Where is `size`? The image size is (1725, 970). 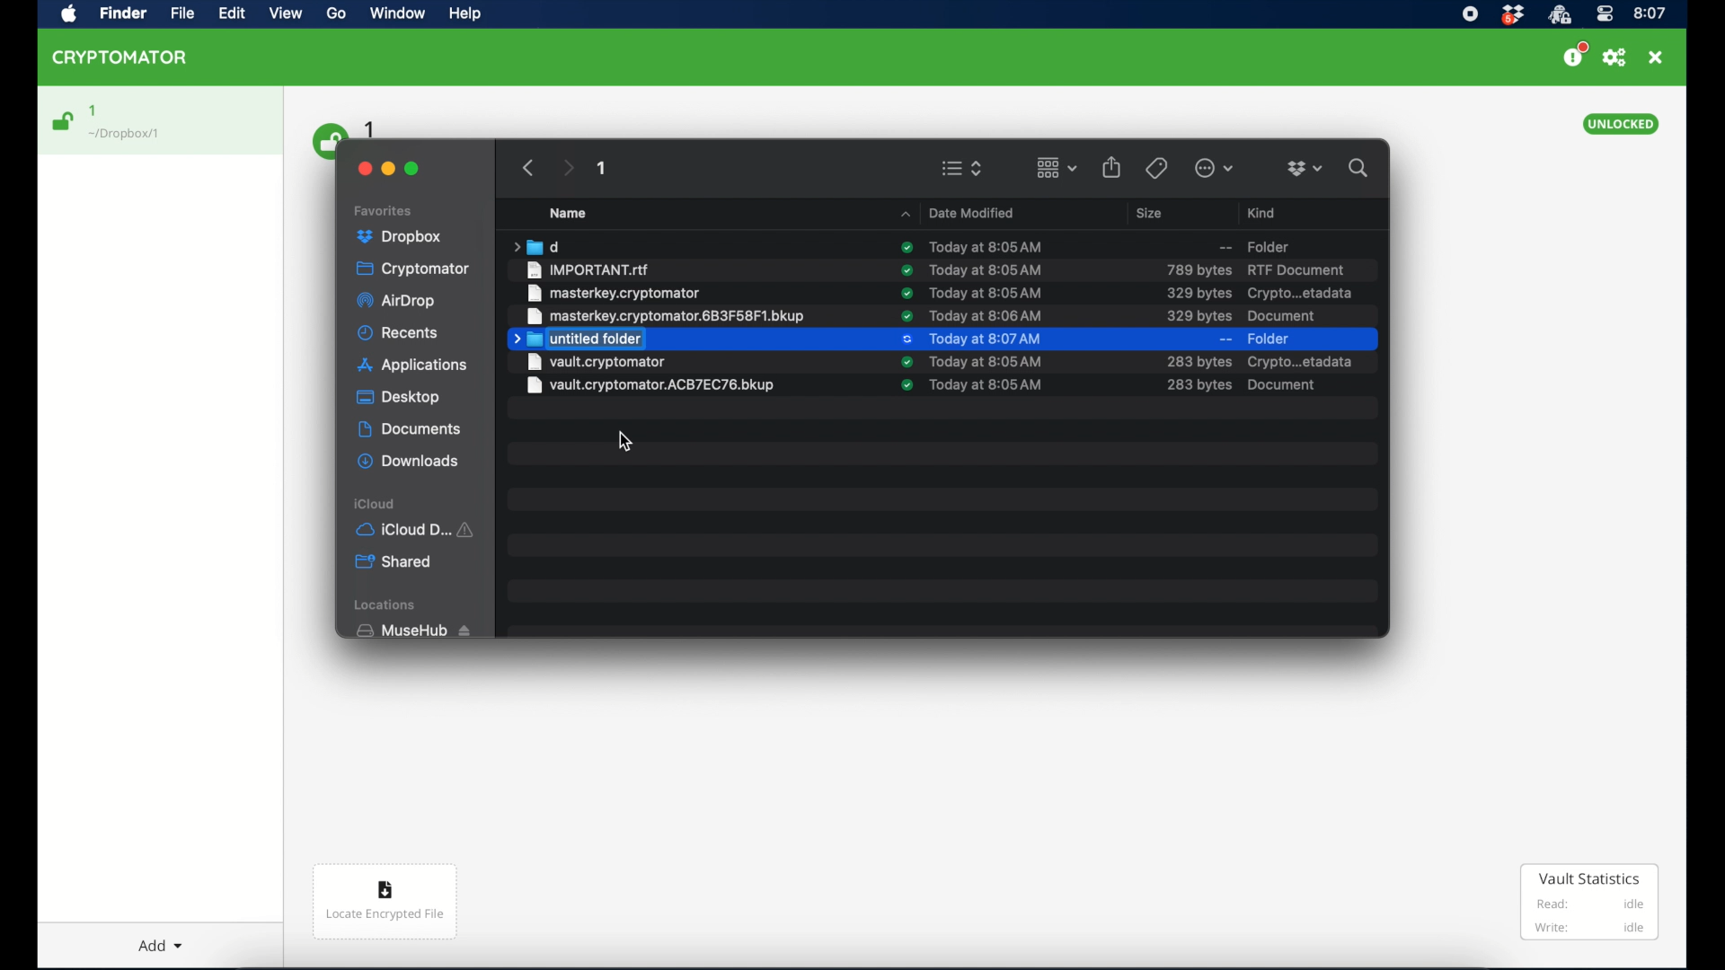
size is located at coordinates (1198, 293).